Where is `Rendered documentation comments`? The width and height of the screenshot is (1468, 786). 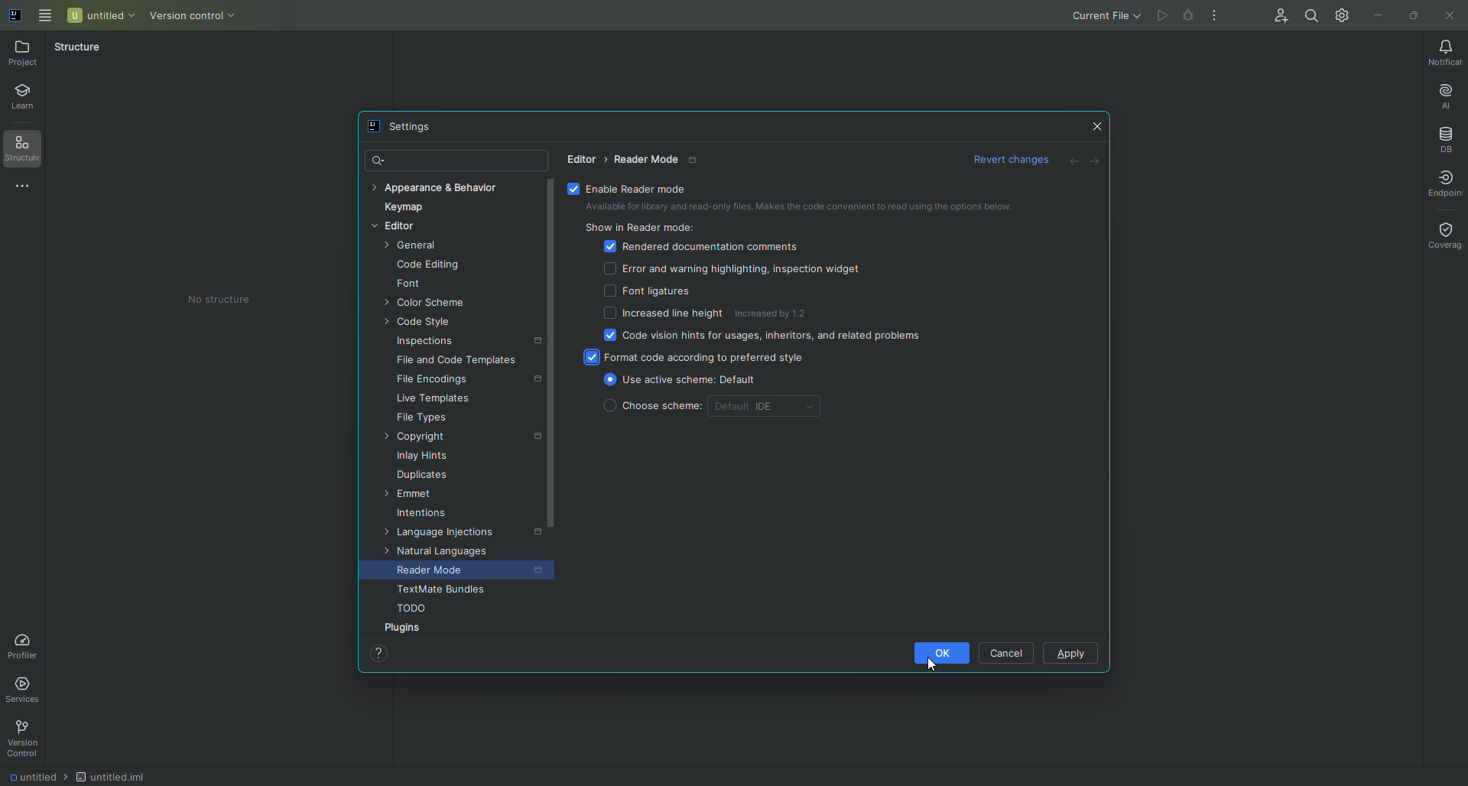 Rendered documentation comments is located at coordinates (702, 248).